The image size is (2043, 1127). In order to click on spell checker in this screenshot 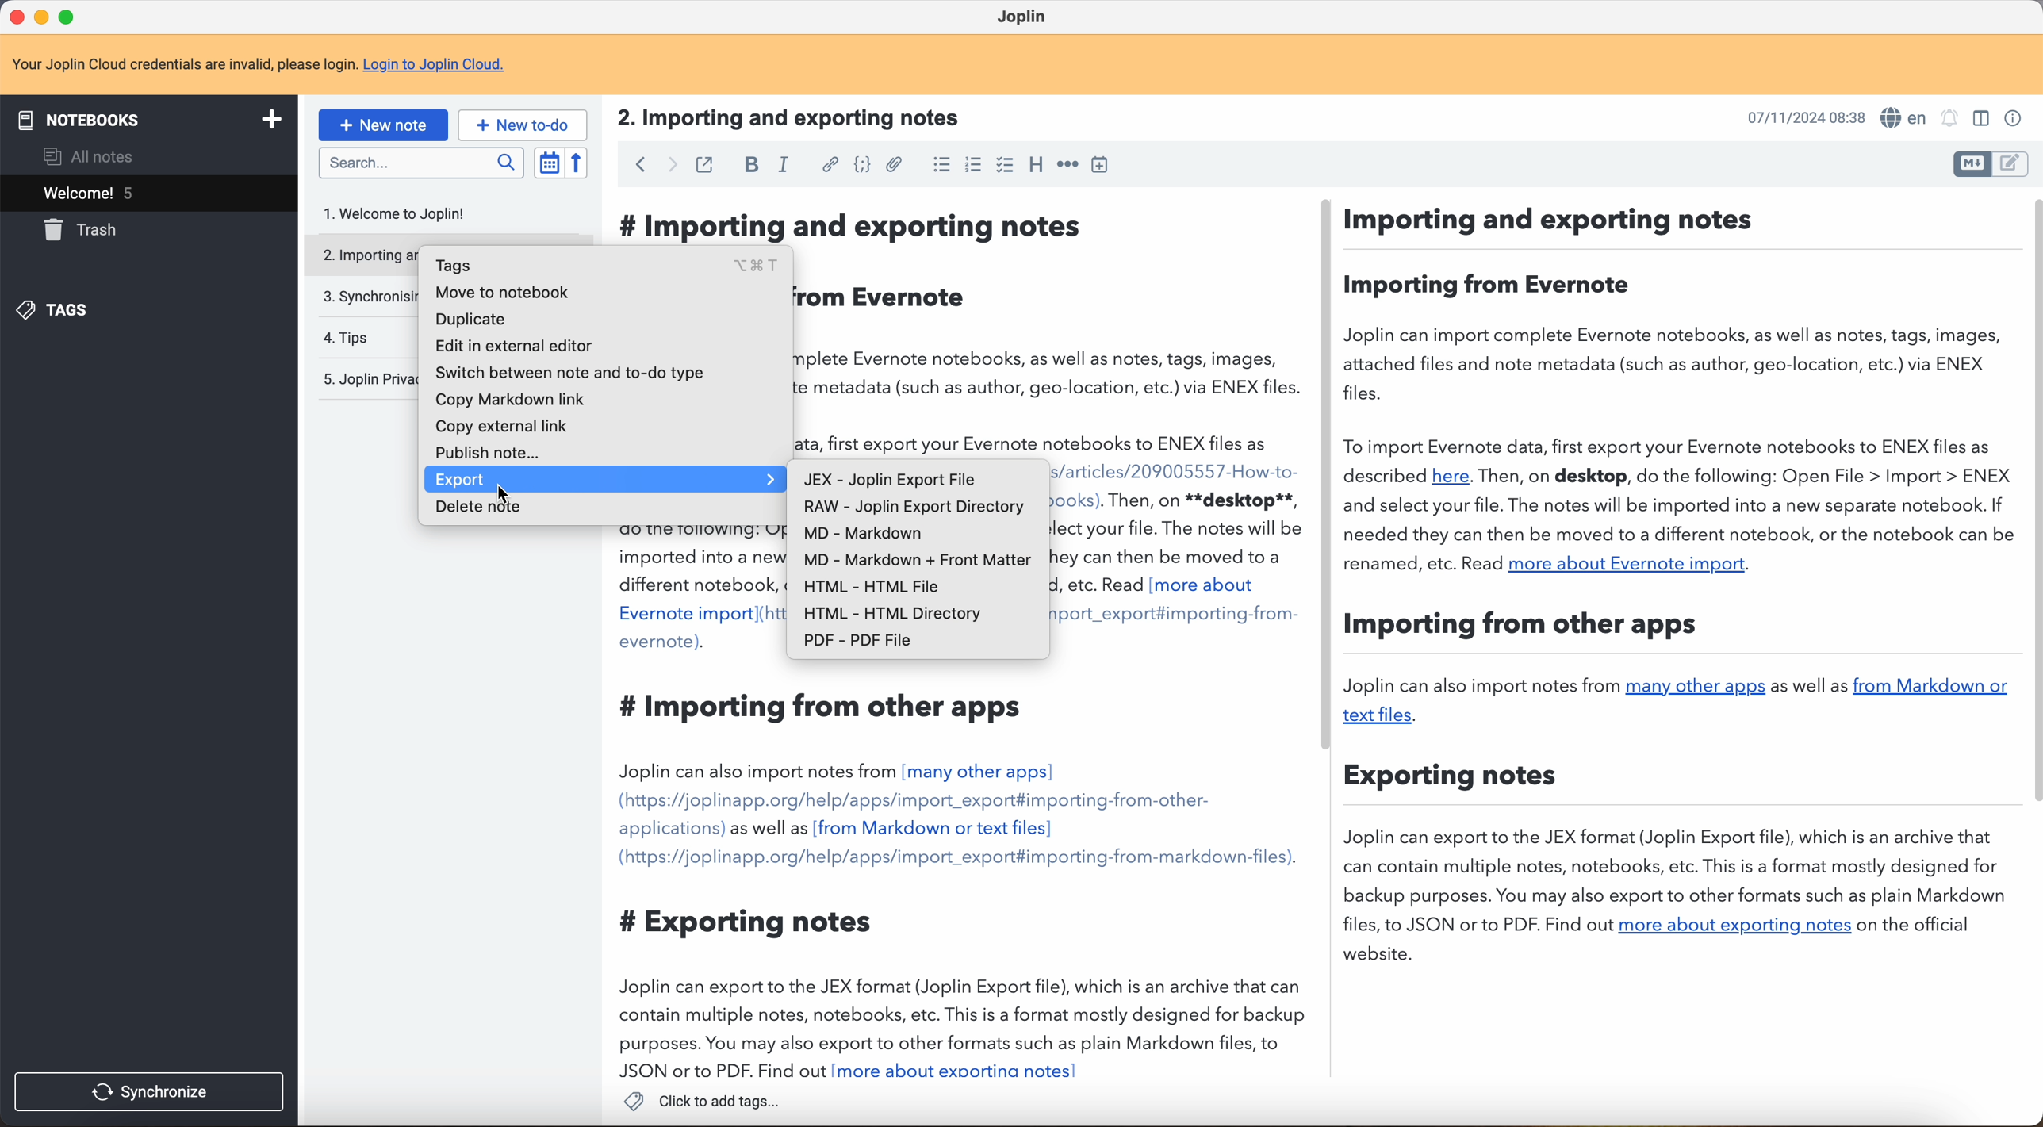, I will do `click(1904, 116)`.